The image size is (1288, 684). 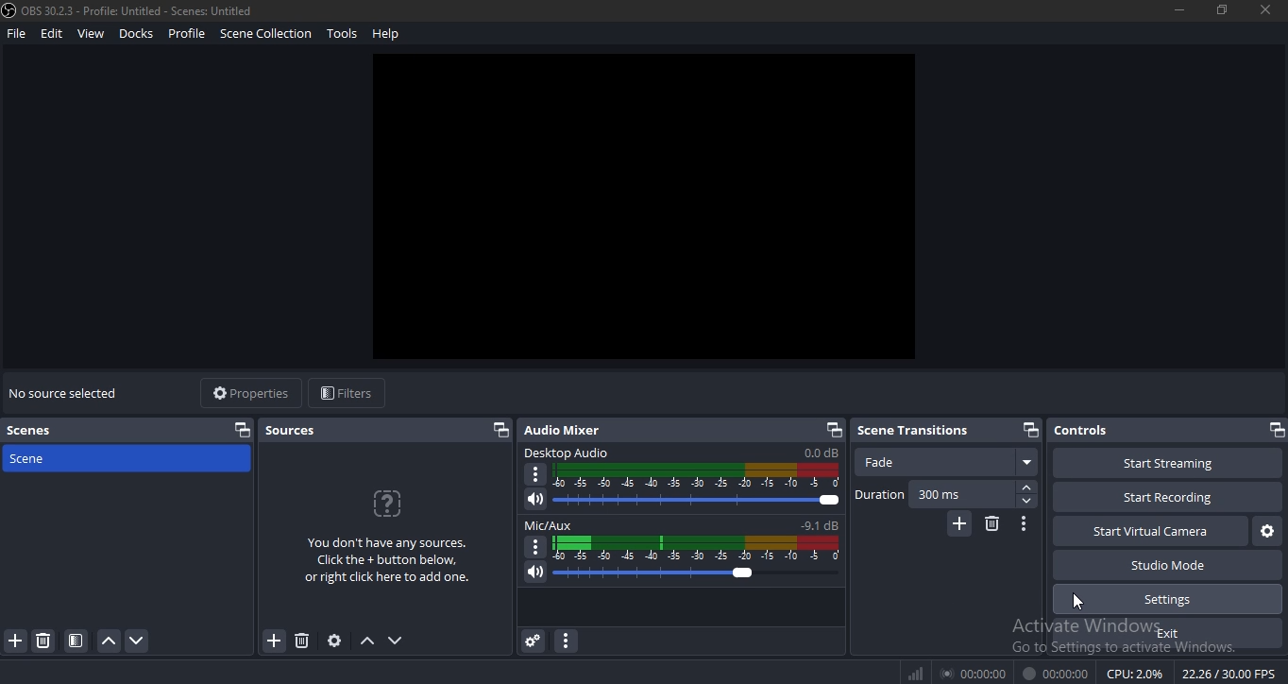 I want to click on restore, so click(x=835, y=430).